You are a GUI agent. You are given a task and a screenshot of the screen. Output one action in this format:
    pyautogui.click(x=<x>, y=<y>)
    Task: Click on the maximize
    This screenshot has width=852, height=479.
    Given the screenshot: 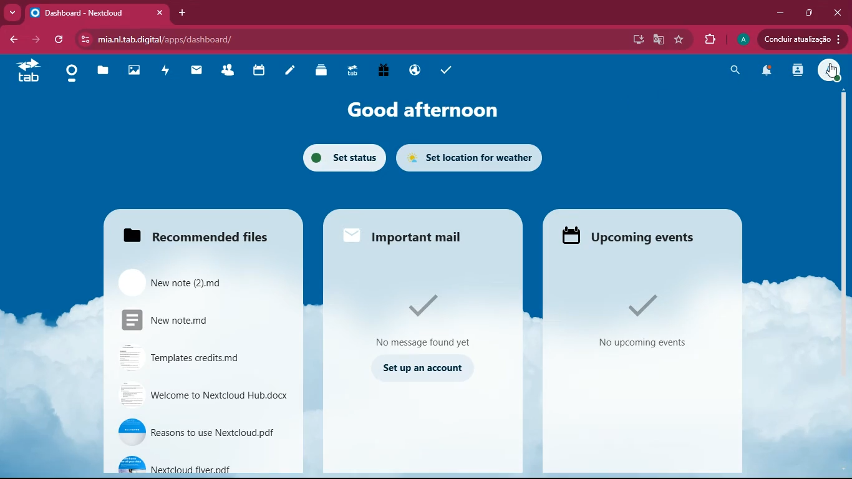 What is the action you would take?
    pyautogui.click(x=808, y=13)
    